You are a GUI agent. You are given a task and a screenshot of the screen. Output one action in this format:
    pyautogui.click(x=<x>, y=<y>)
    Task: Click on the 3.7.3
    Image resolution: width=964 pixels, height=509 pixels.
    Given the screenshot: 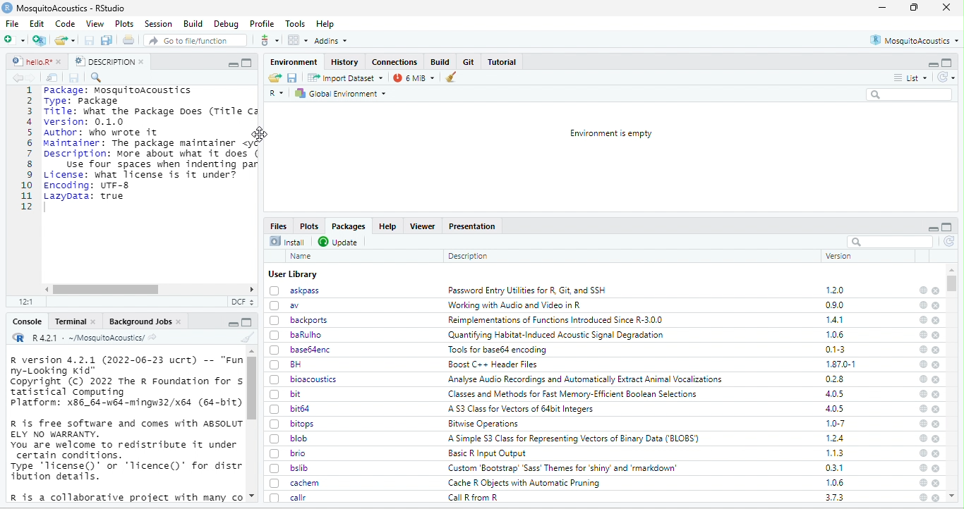 What is the action you would take?
    pyautogui.click(x=835, y=497)
    